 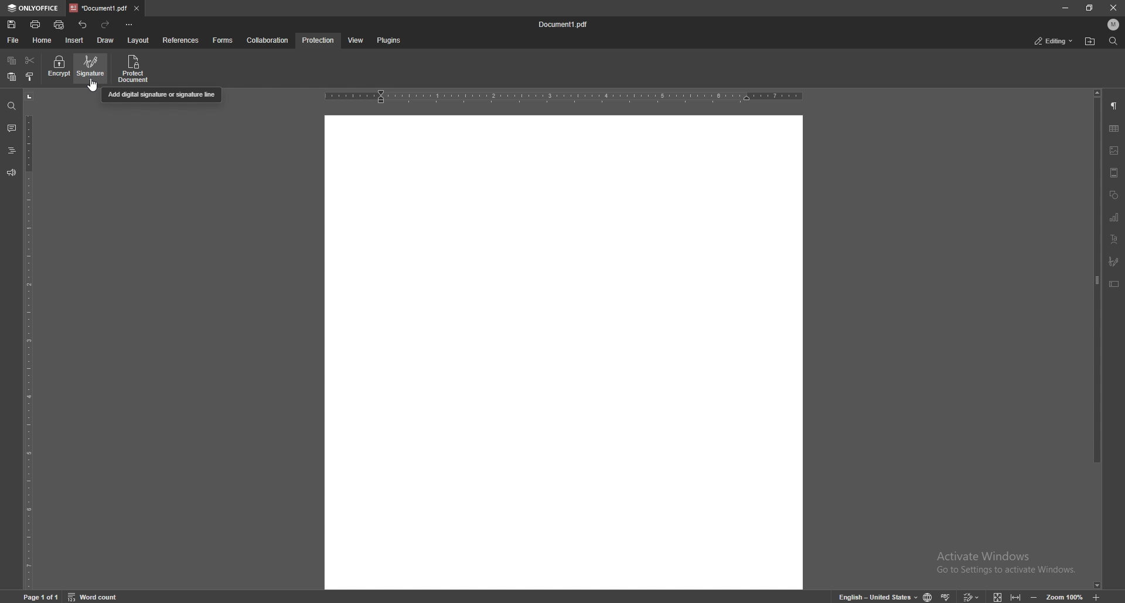 I want to click on zoom, so click(x=1056, y=597).